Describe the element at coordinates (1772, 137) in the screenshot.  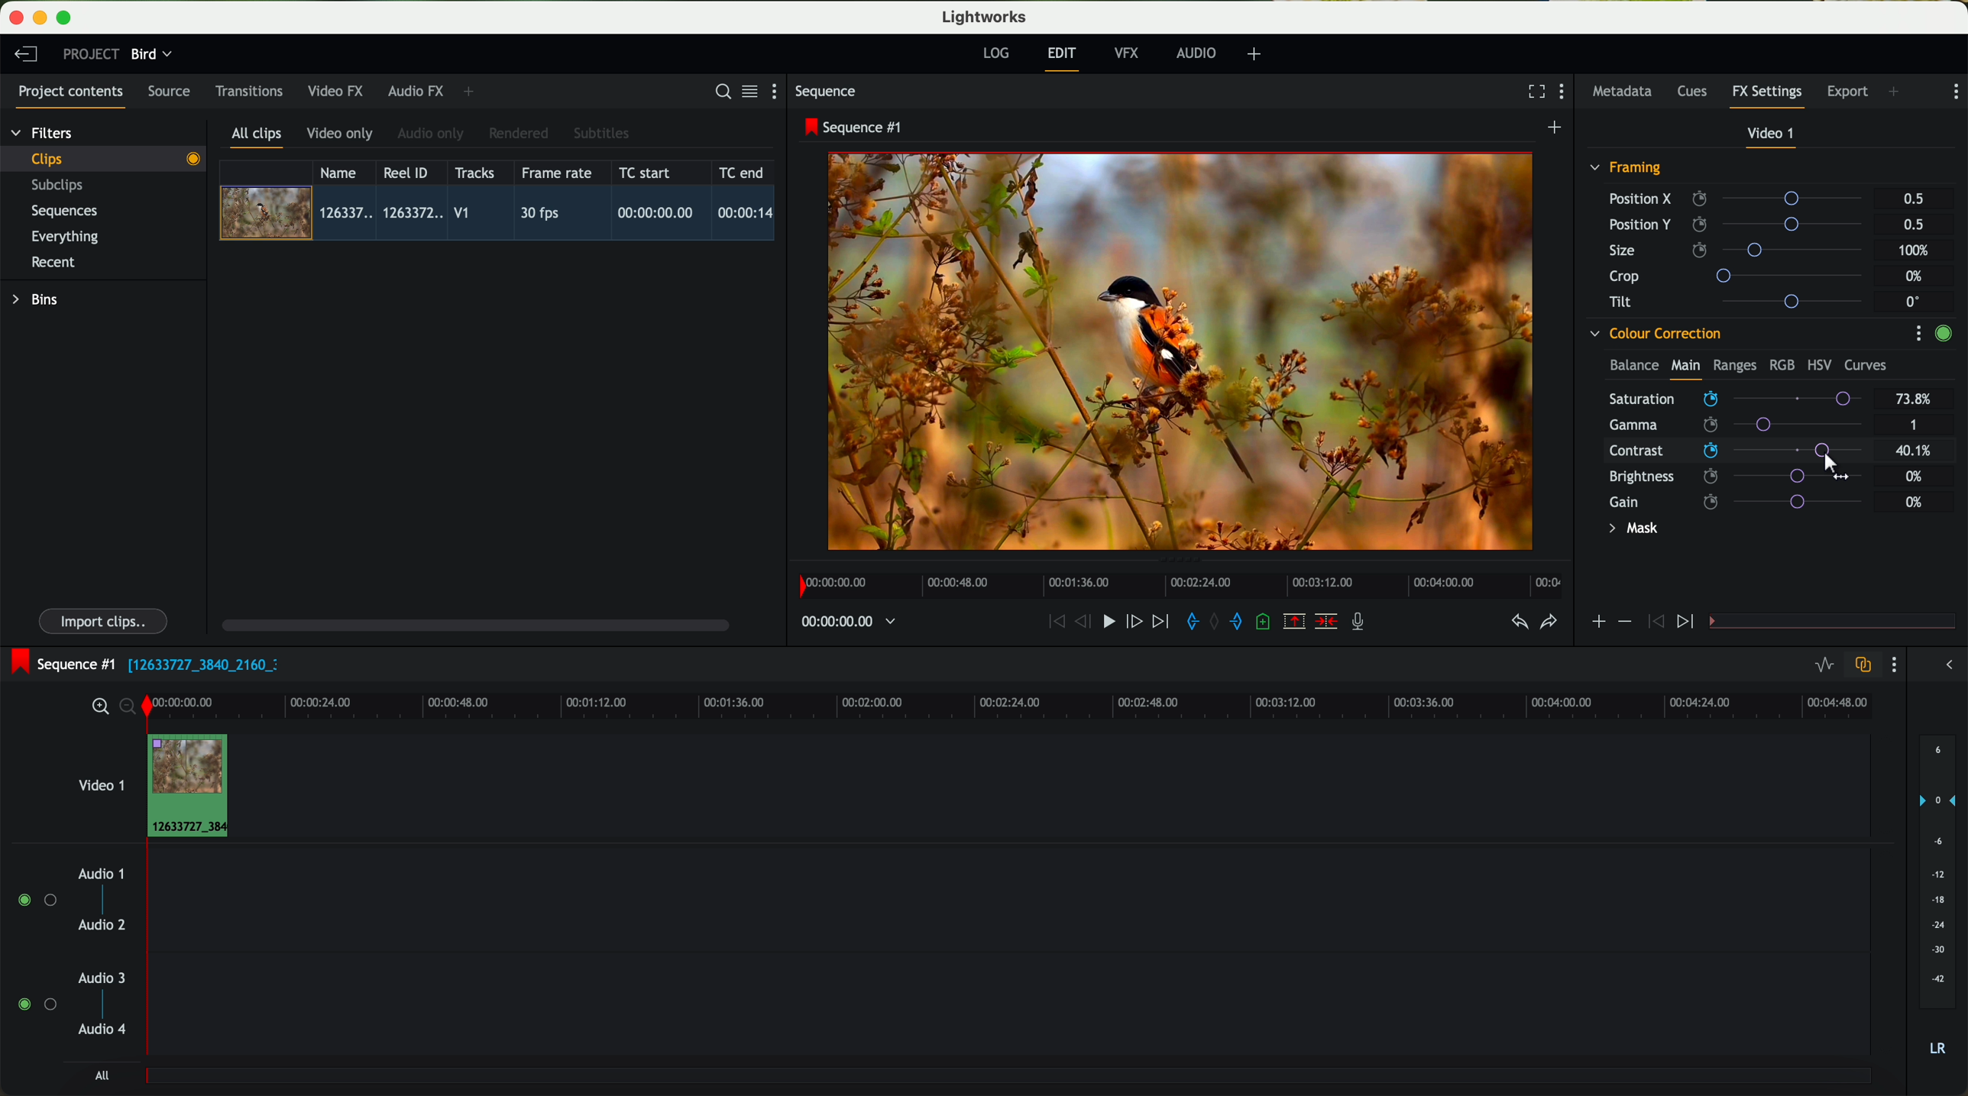
I see `video 1` at that location.